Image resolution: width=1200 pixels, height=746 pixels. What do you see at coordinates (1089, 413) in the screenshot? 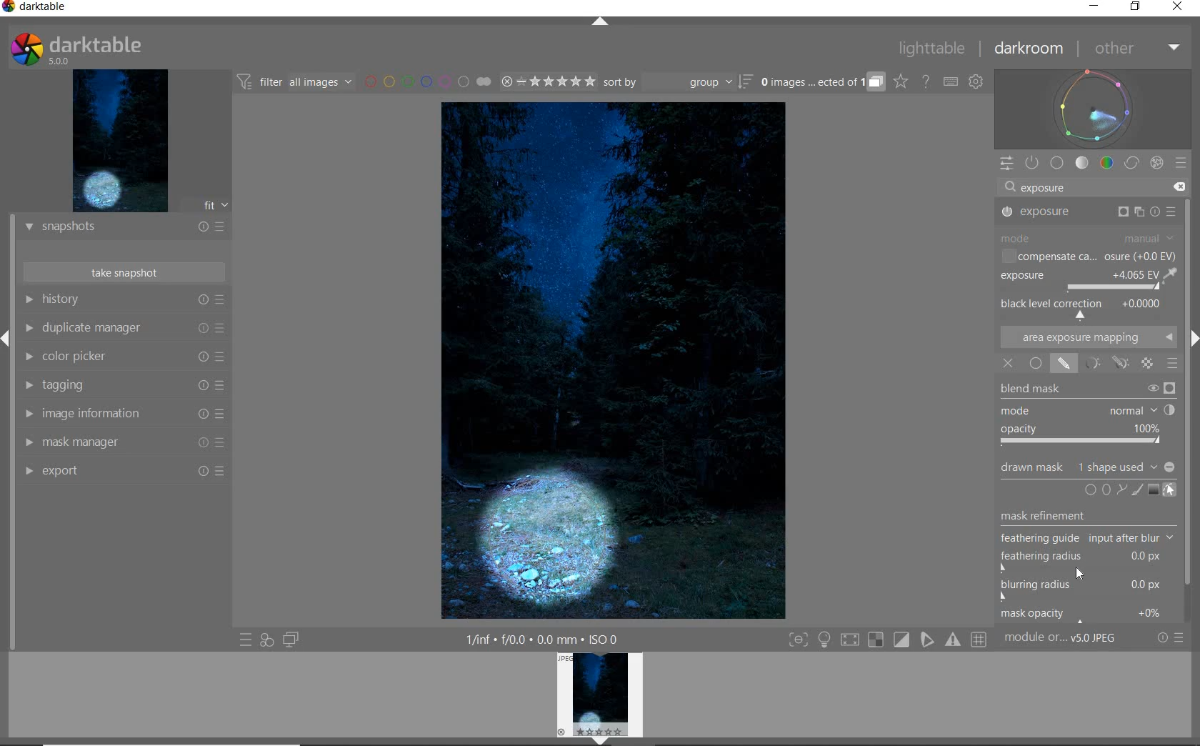
I see `BLEND MASK` at bounding box center [1089, 413].